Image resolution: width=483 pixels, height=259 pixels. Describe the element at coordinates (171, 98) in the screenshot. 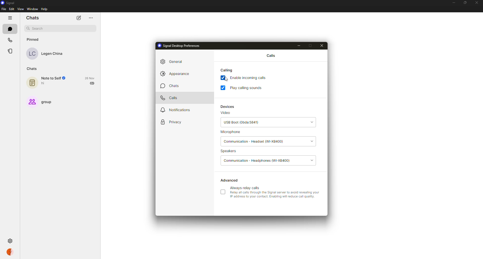

I see `calls` at that location.